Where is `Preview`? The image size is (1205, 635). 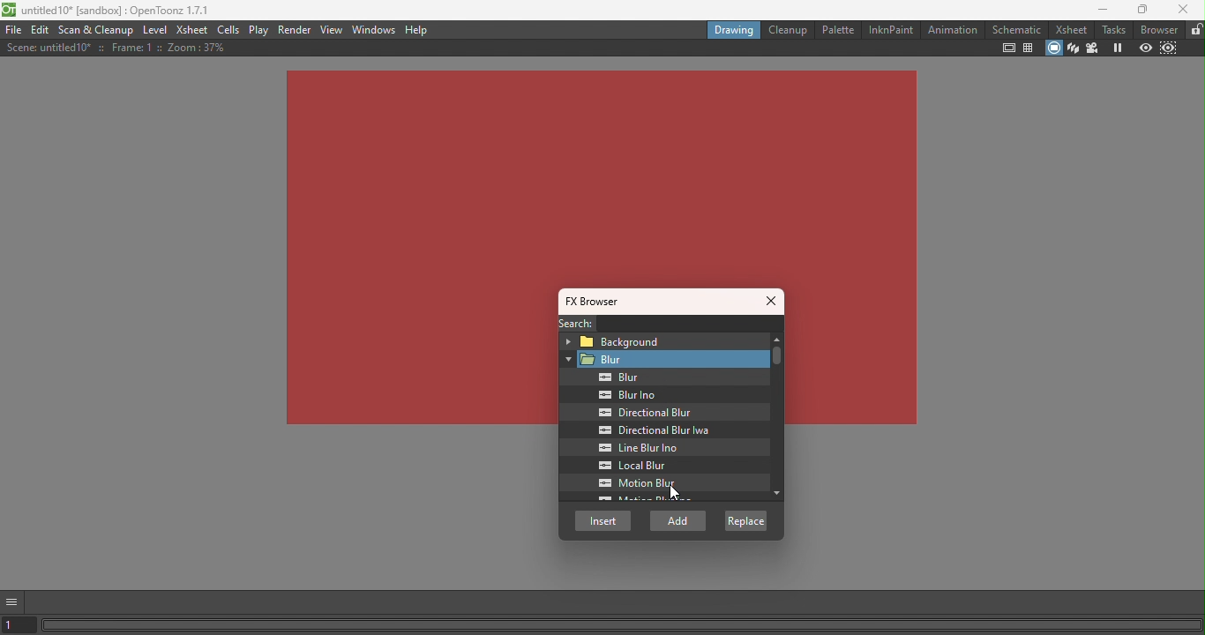 Preview is located at coordinates (1145, 47).